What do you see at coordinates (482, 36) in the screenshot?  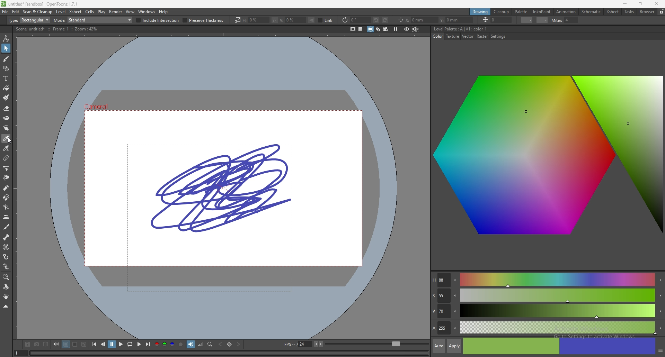 I see `raster` at bounding box center [482, 36].